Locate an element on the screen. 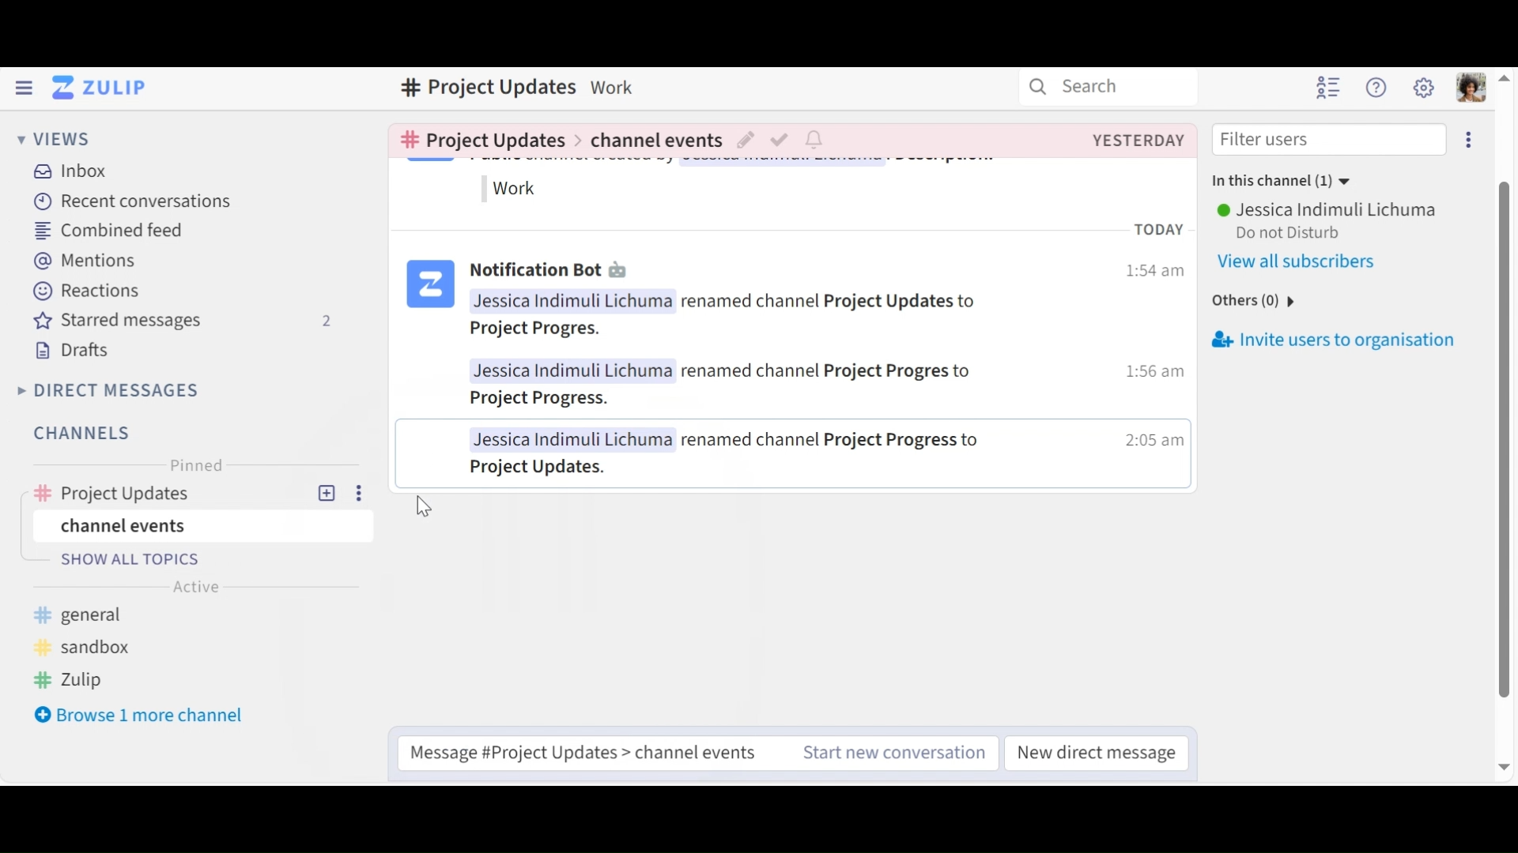  Channel name is located at coordinates (486, 88).